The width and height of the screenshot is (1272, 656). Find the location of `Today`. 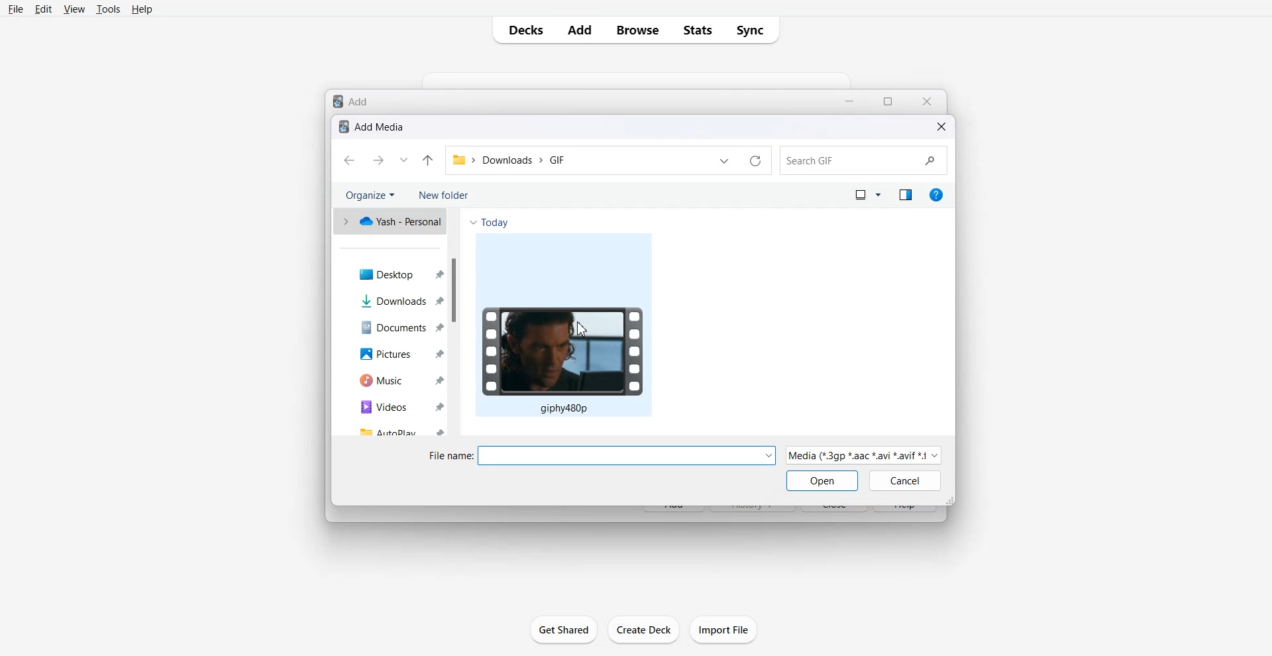

Today is located at coordinates (488, 221).